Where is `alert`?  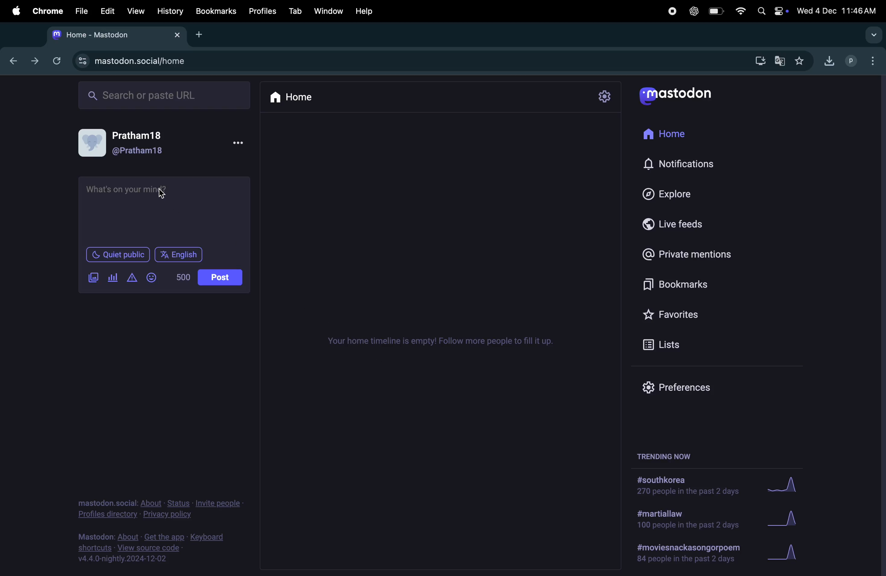 alert is located at coordinates (134, 277).